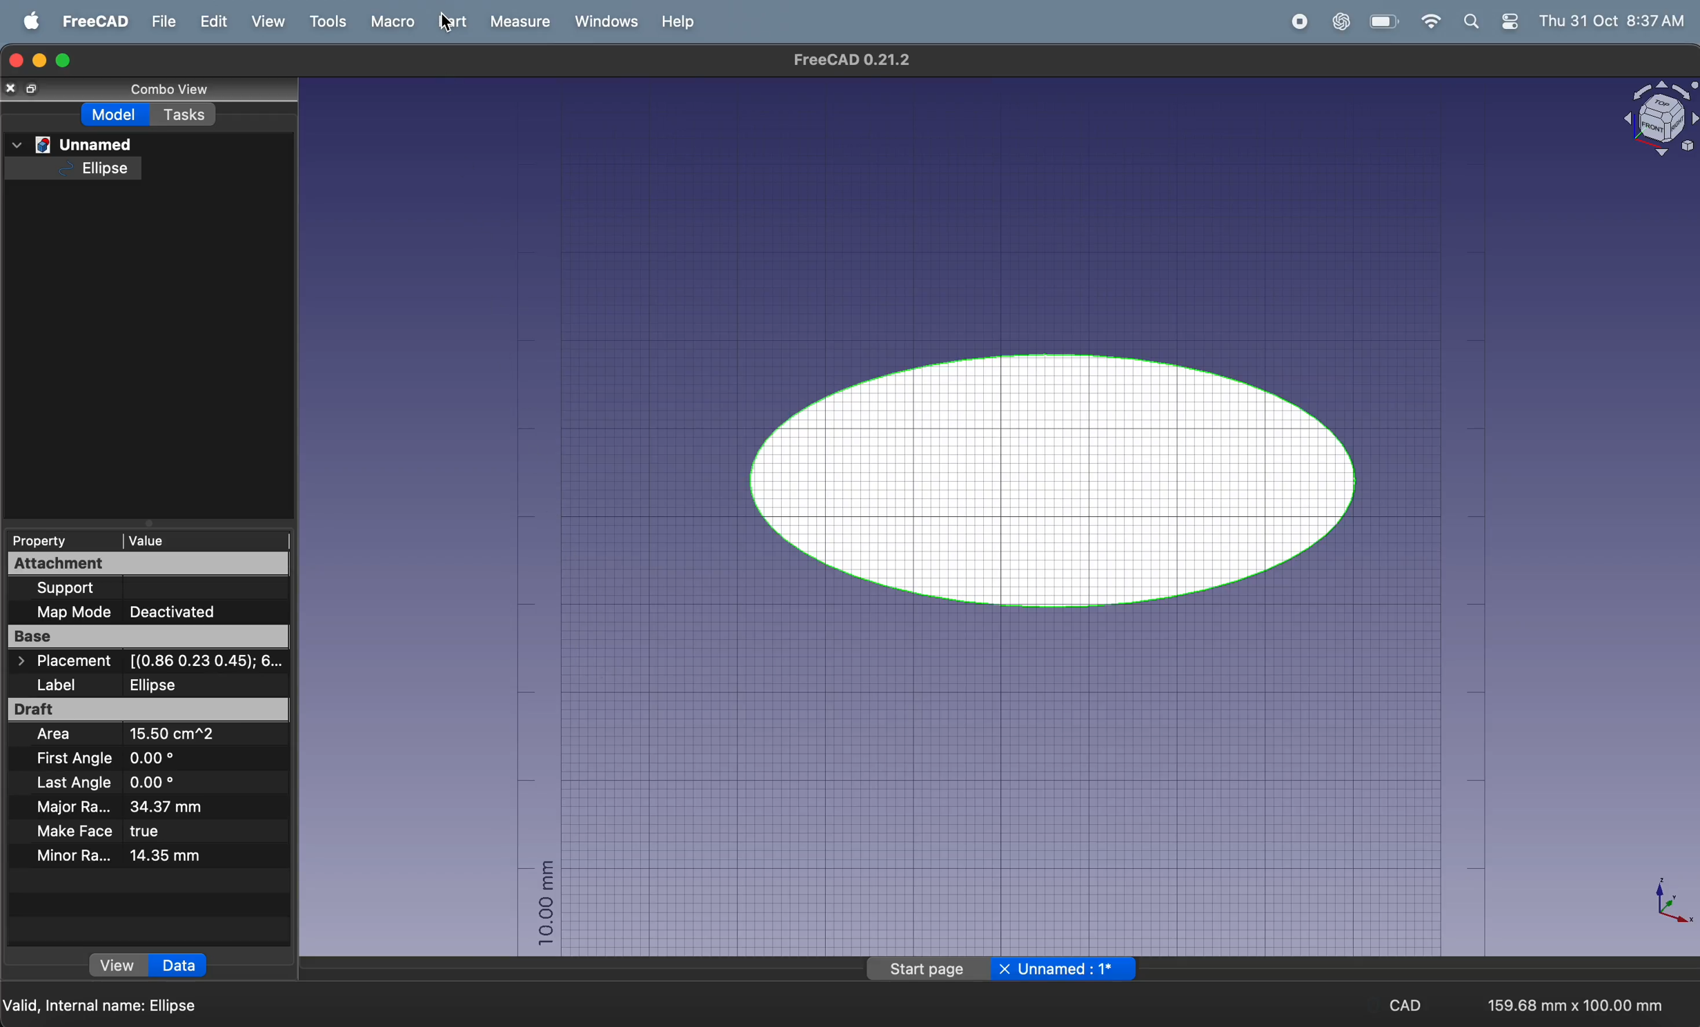 The height and width of the screenshot is (1027, 1700). Describe the element at coordinates (1335, 21) in the screenshot. I see `chatgpt` at that location.